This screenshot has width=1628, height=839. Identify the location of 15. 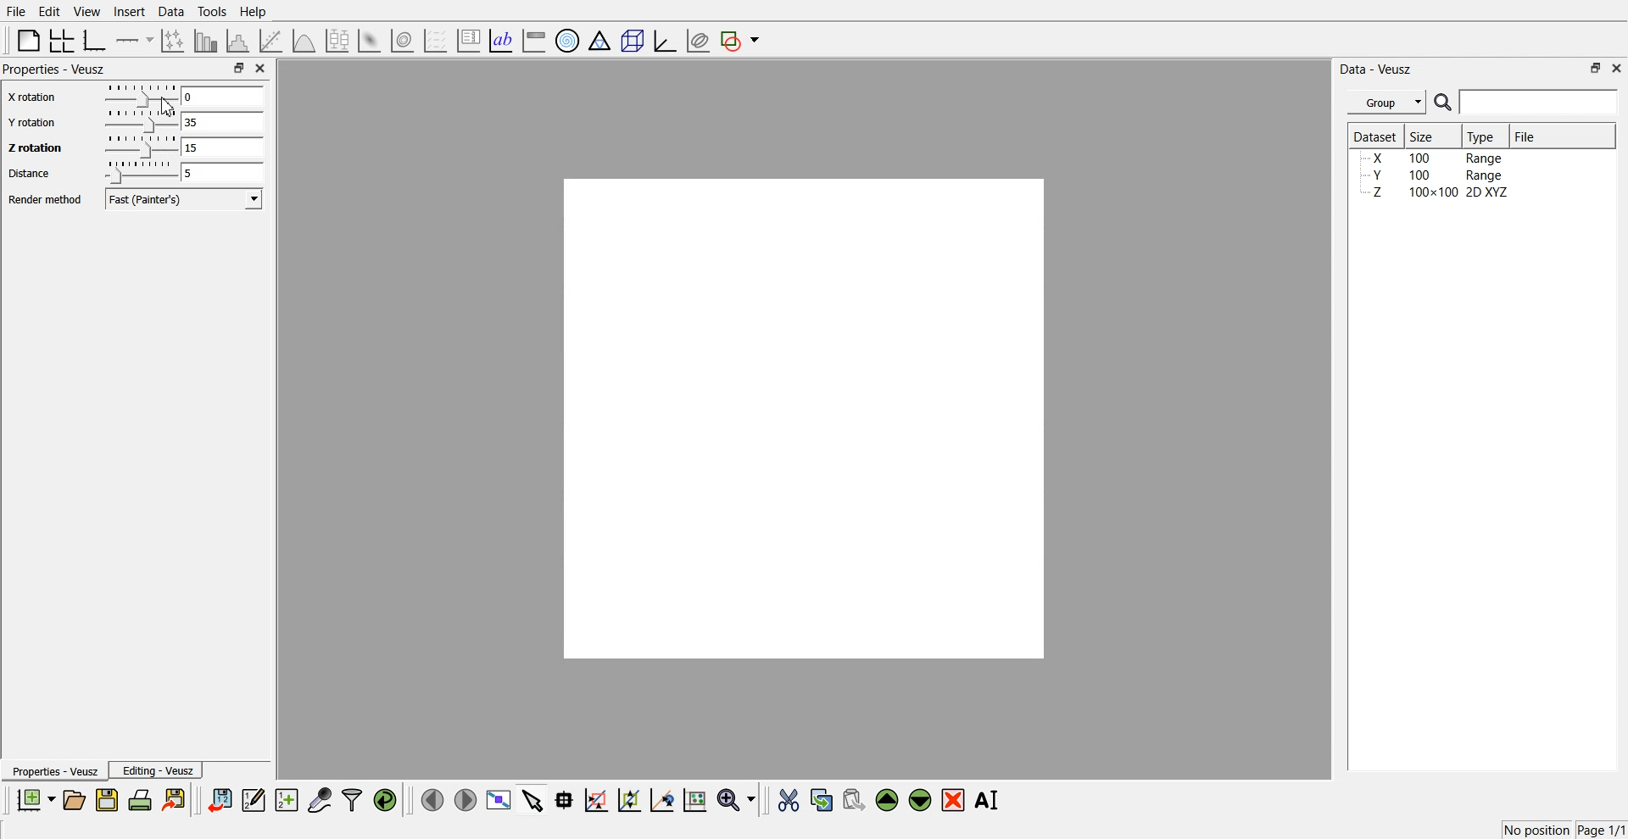
(223, 147).